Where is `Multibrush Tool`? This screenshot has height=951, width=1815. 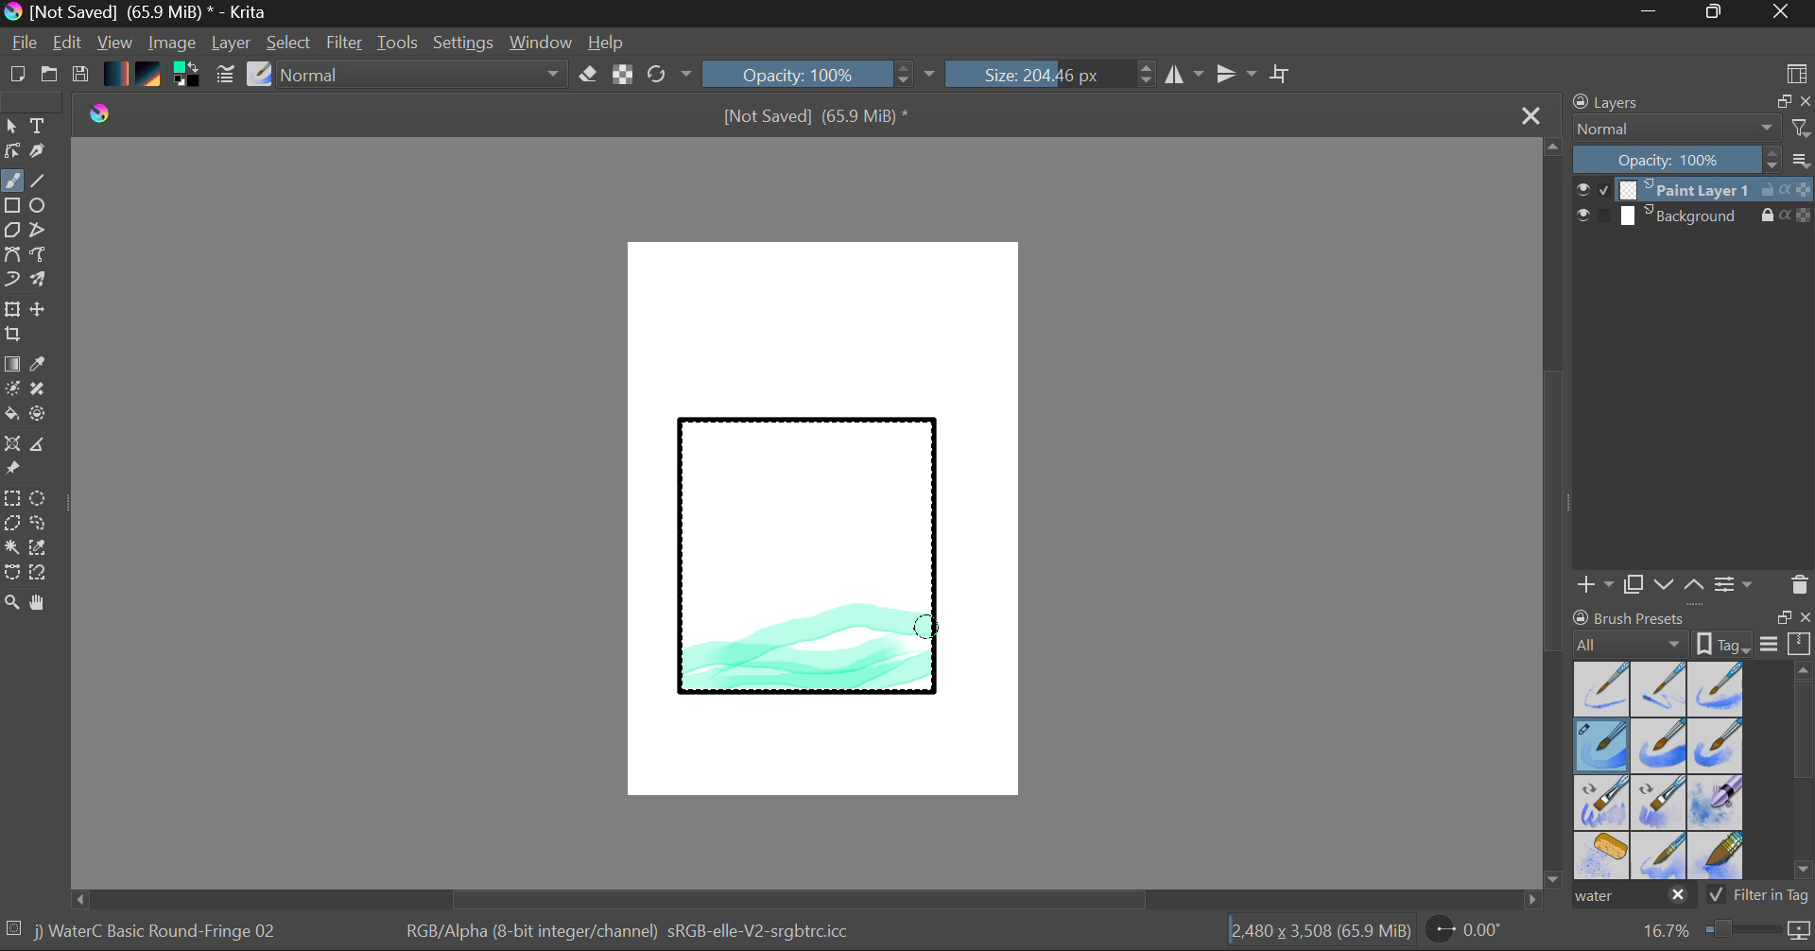
Multibrush Tool is located at coordinates (40, 282).